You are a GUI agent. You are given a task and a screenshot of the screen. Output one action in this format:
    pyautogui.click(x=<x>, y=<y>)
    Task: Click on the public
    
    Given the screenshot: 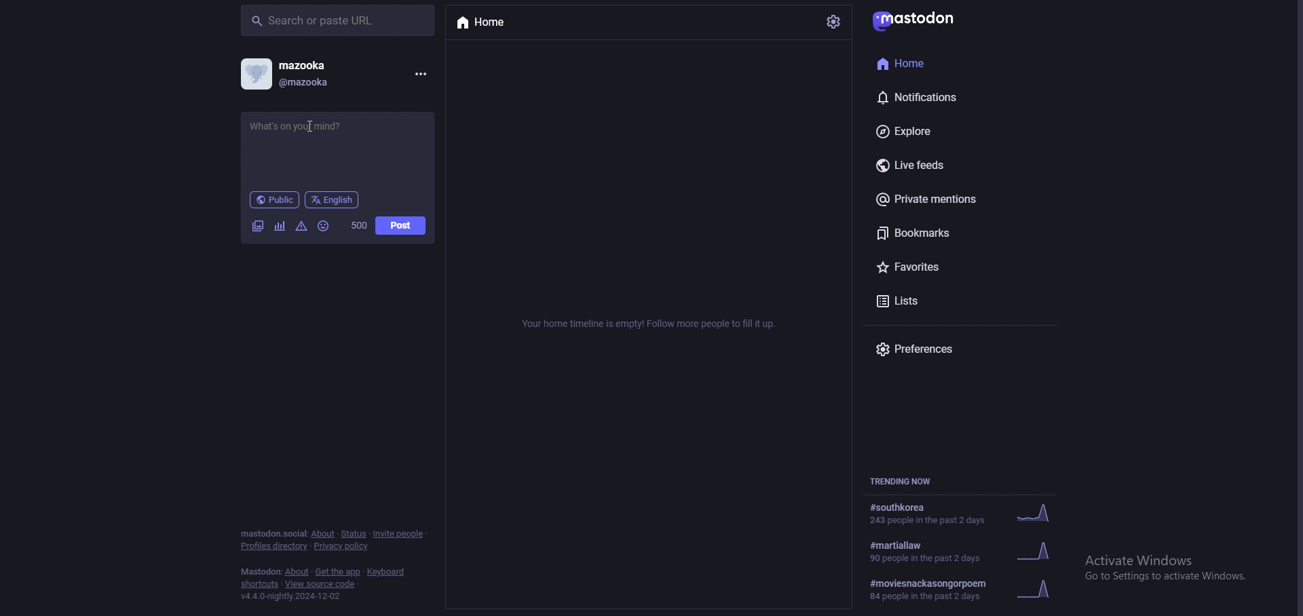 What is the action you would take?
    pyautogui.click(x=274, y=199)
    